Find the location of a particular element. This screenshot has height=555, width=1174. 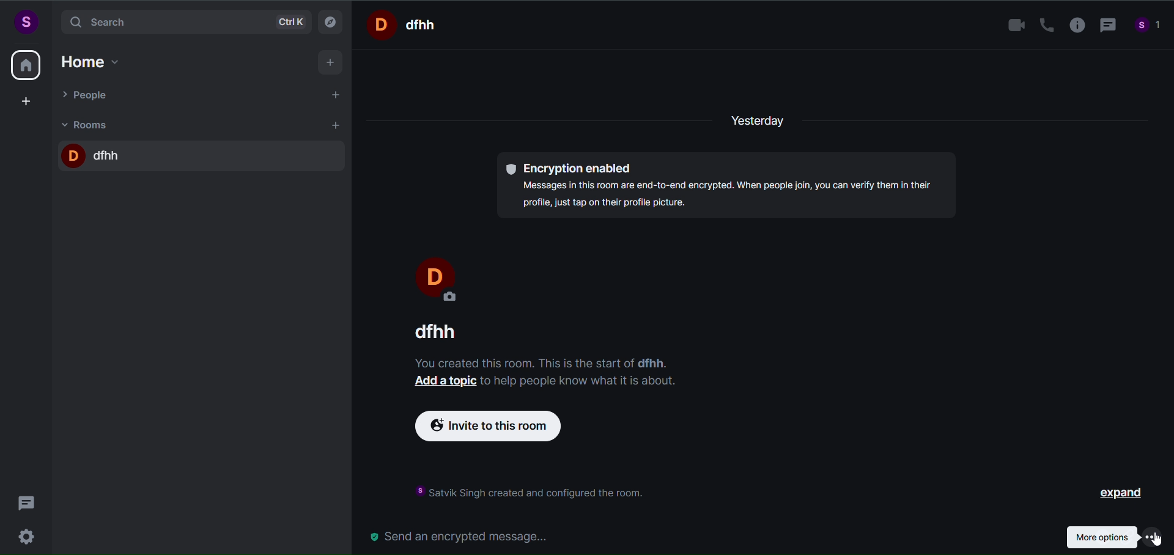

search bar is located at coordinates (183, 22).